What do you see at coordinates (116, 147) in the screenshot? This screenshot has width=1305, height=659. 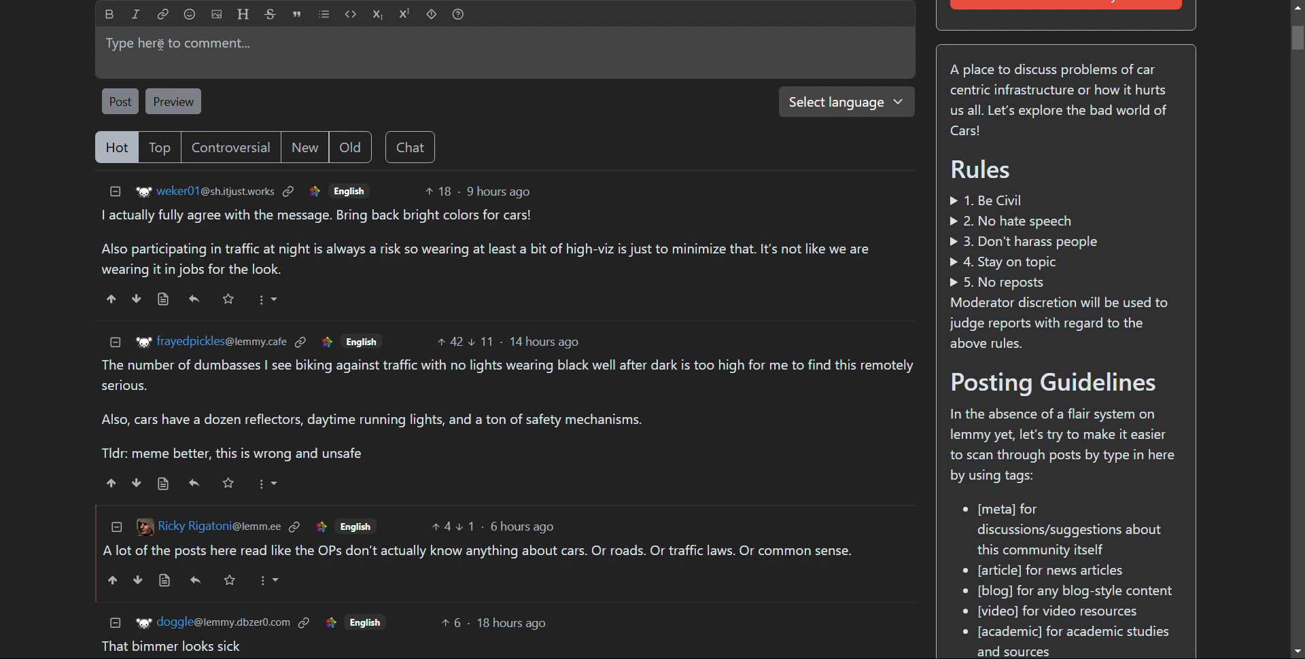 I see `hot` at bounding box center [116, 147].